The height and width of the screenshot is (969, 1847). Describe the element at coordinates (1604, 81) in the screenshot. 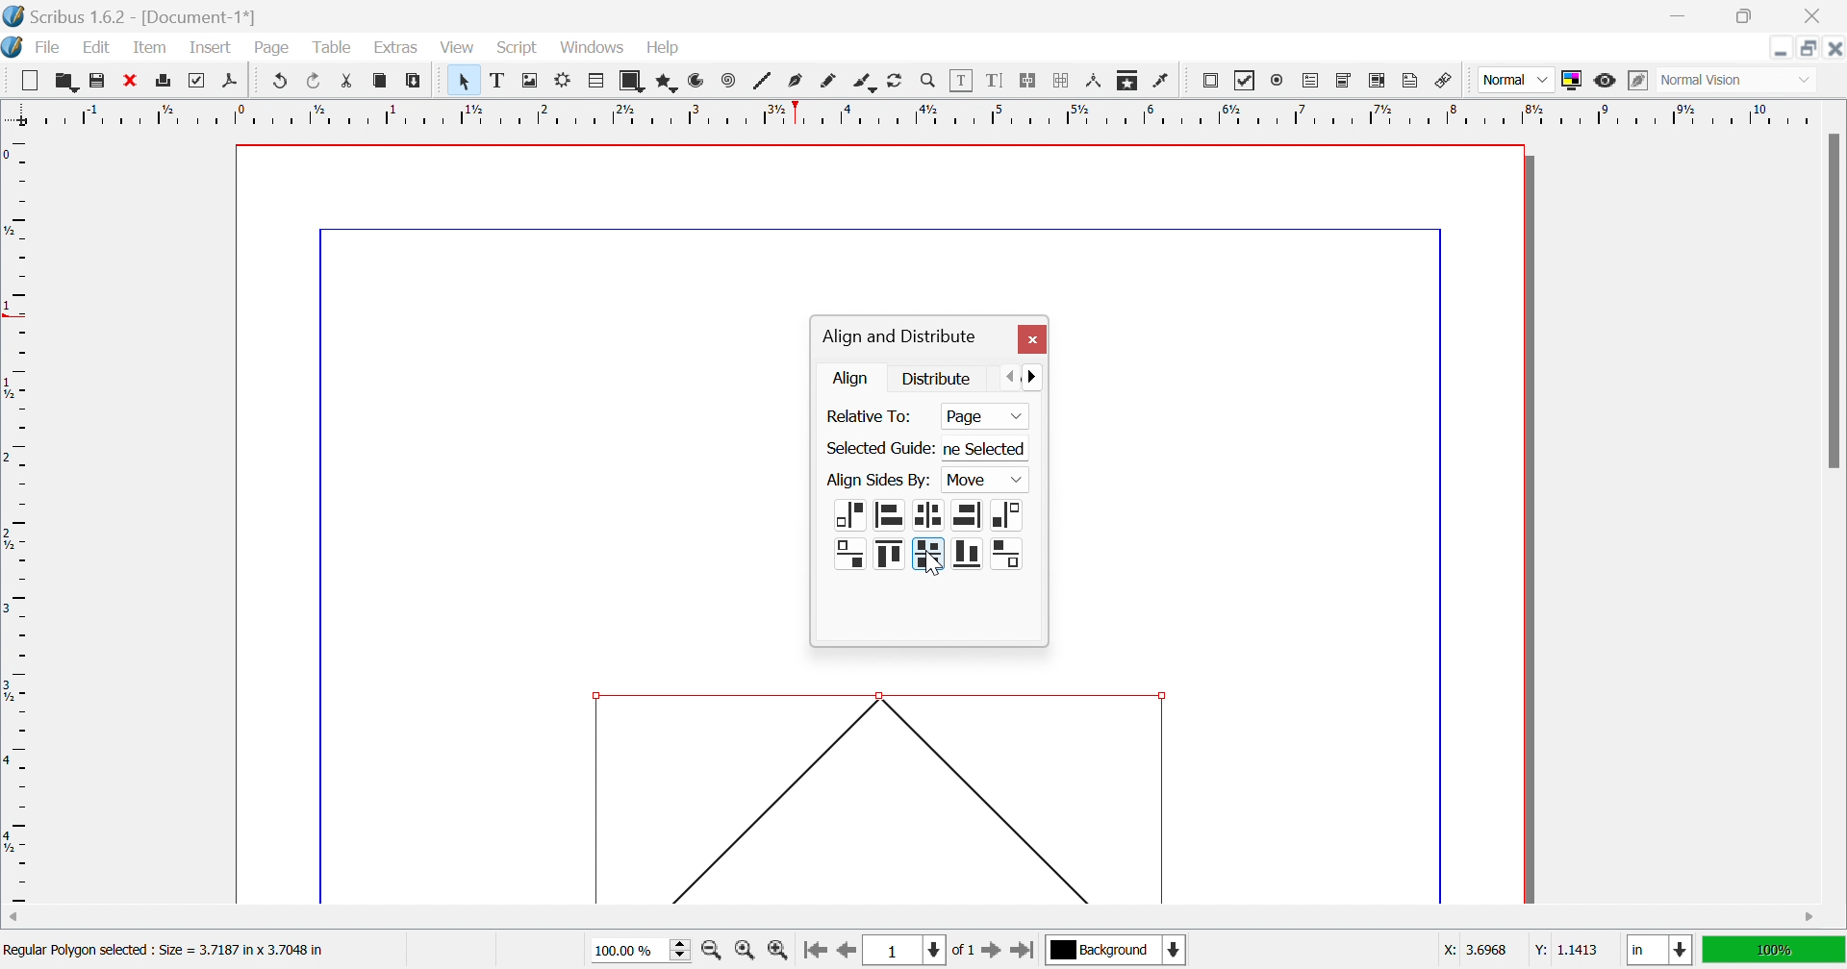

I see `Preview mode` at that location.